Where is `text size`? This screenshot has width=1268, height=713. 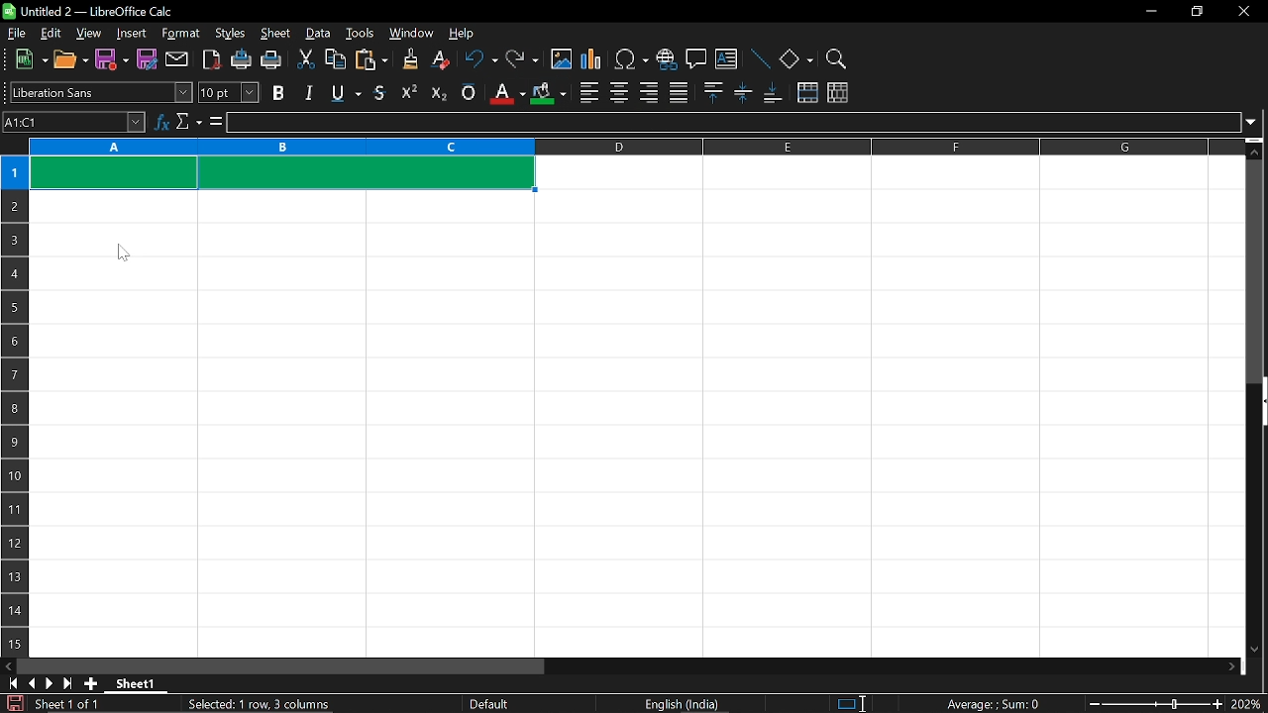 text size is located at coordinates (229, 92).